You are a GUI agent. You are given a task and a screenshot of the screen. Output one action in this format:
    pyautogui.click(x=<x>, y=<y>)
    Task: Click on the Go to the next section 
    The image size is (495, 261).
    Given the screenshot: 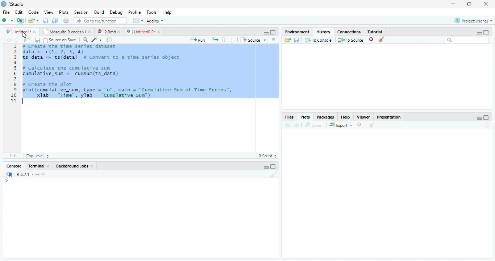 What is the action you would take?
    pyautogui.click(x=233, y=41)
    